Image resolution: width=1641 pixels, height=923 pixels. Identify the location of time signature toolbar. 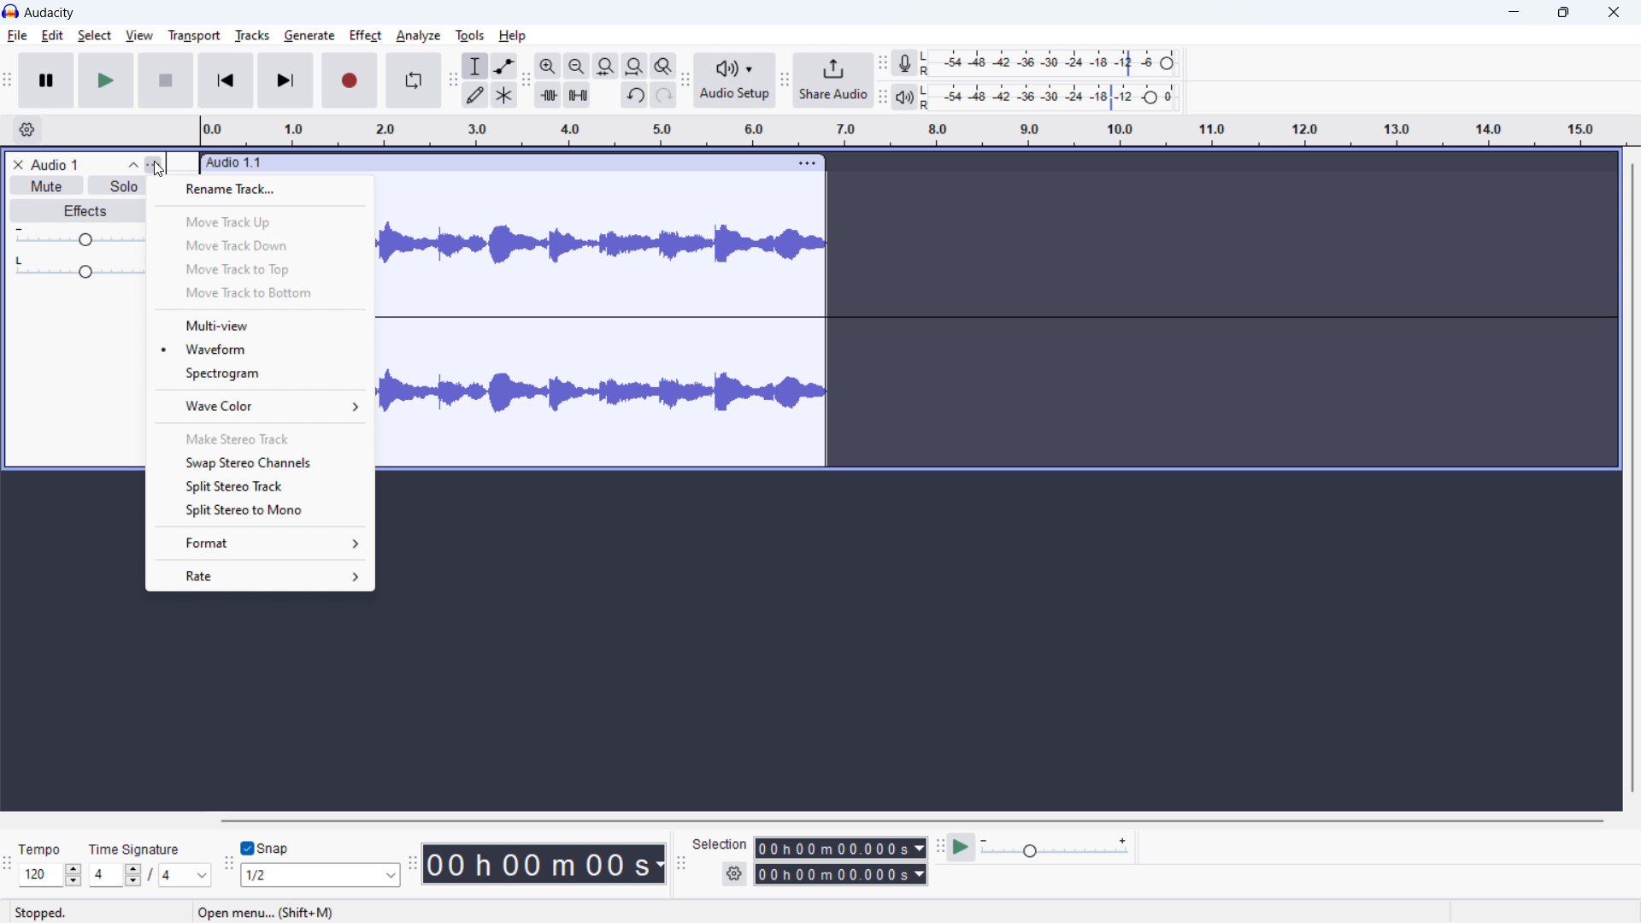
(9, 864).